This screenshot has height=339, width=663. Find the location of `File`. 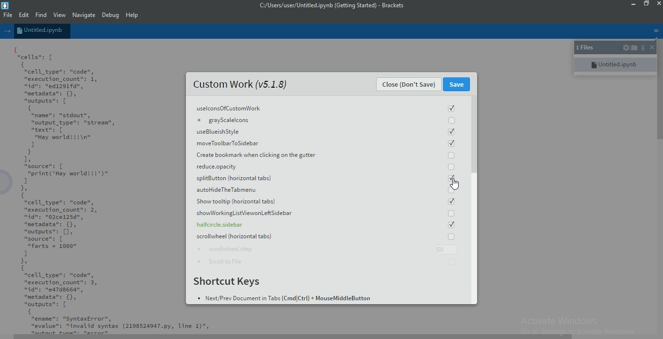

File is located at coordinates (8, 15).